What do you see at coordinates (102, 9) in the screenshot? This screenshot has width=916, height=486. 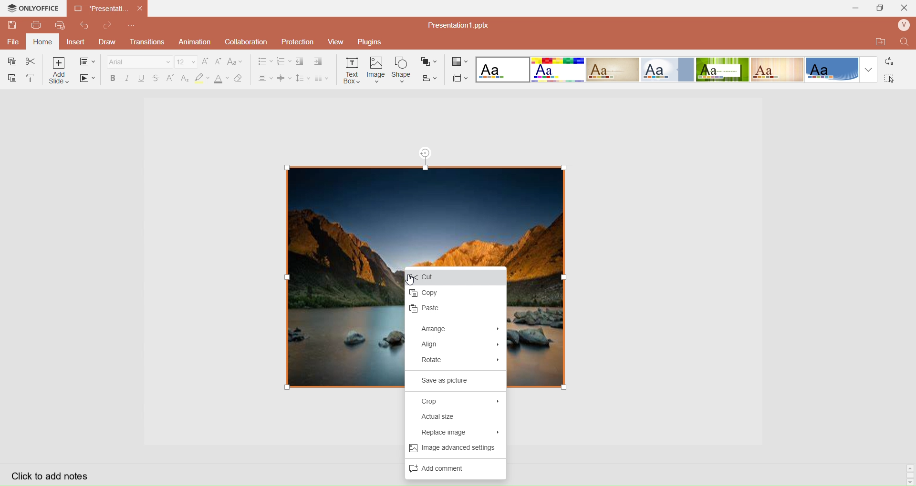 I see `Current open document` at bounding box center [102, 9].